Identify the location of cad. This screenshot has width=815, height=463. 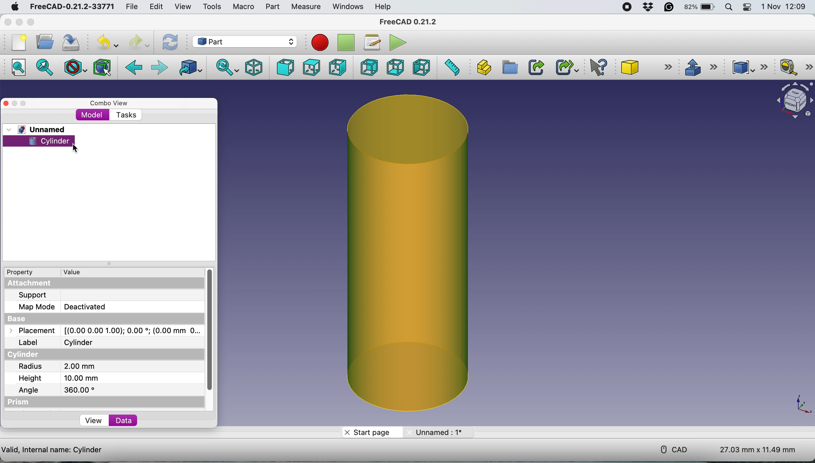
(674, 449).